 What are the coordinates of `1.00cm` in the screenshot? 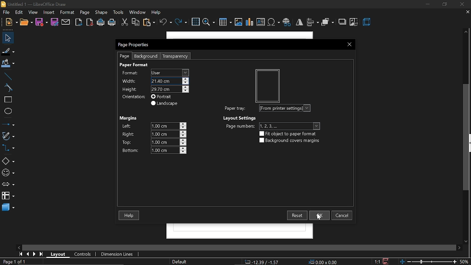 It's located at (168, 127).